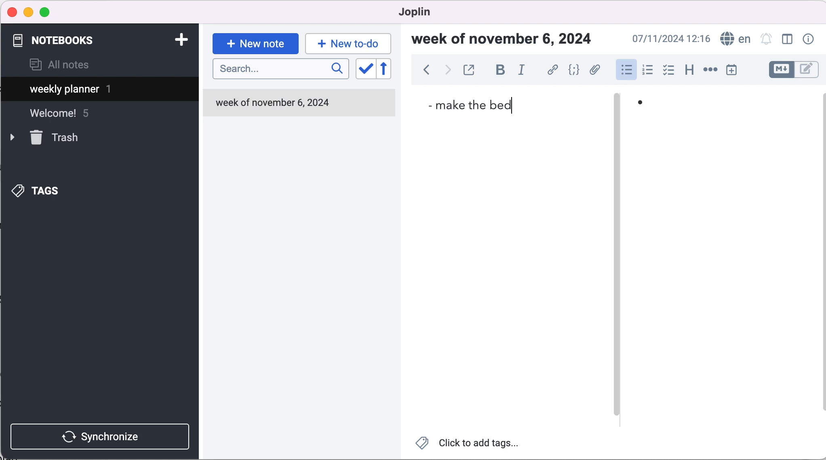  What do you see at coordinates (626, 69) in the screenshot?
I see `bulleted list` at bounding box center [626, 69].